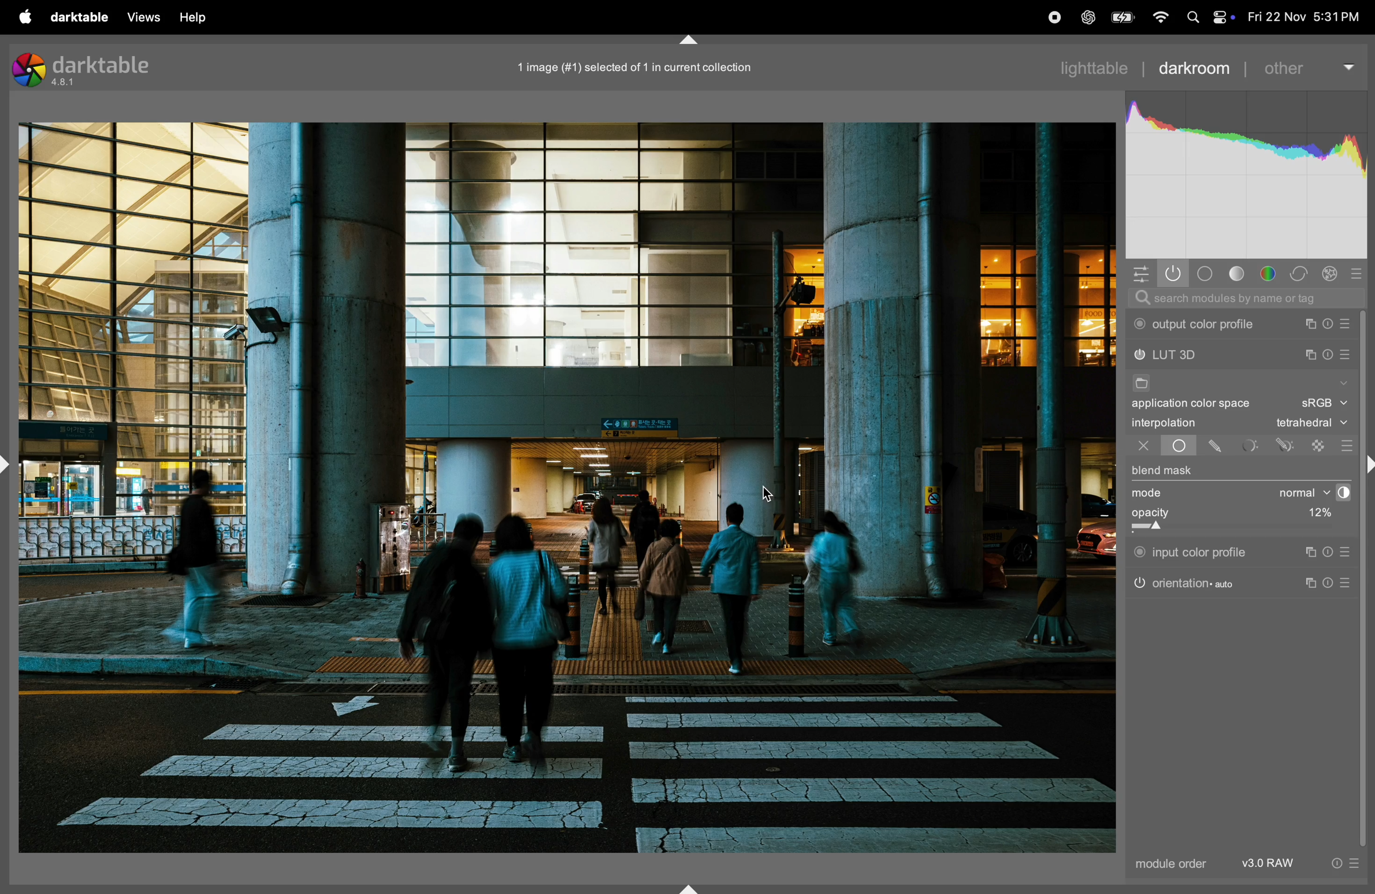 The width and height of the screenshot is (1375, 894). What do you see at coordinates (1328, 353) in the screenshot?
I see `reset parameters` at bounding box center [1328, 353].